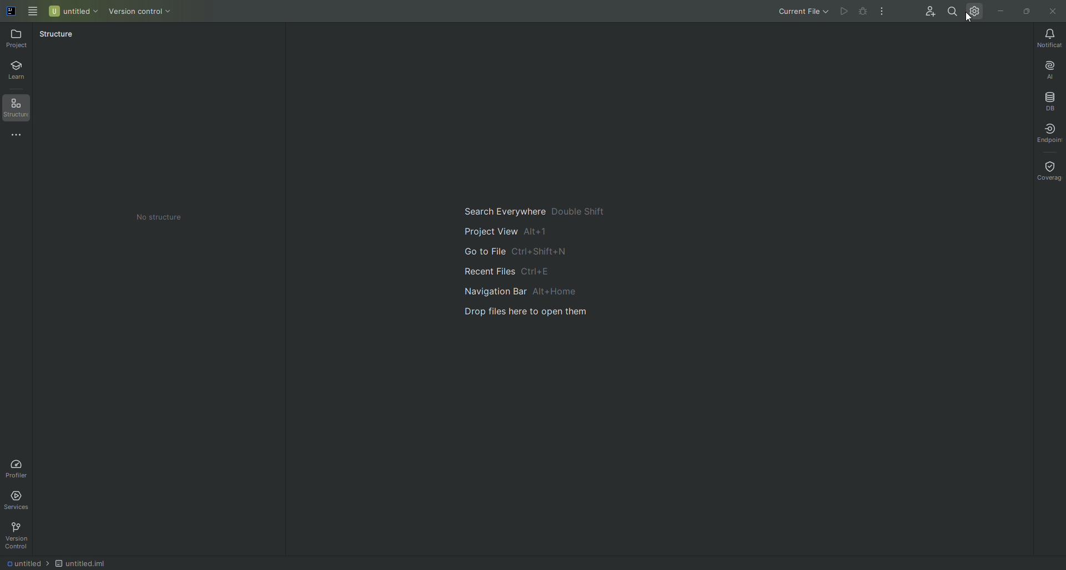 This screenshot has height=570, width=1066. I want to click on Cannot run file, so click(863, 11).